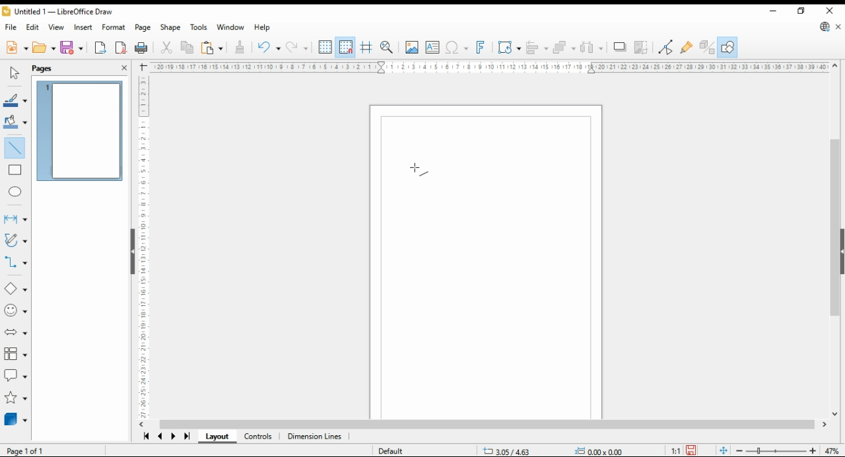 The height and width of the screenshot is (457, 845). I want to click on 1:1, so click(675, 450).